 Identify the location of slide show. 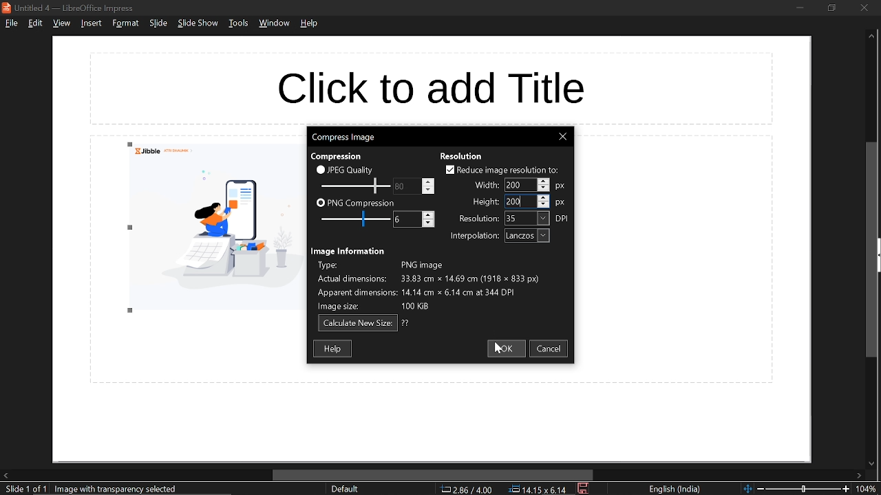
(198, 23).